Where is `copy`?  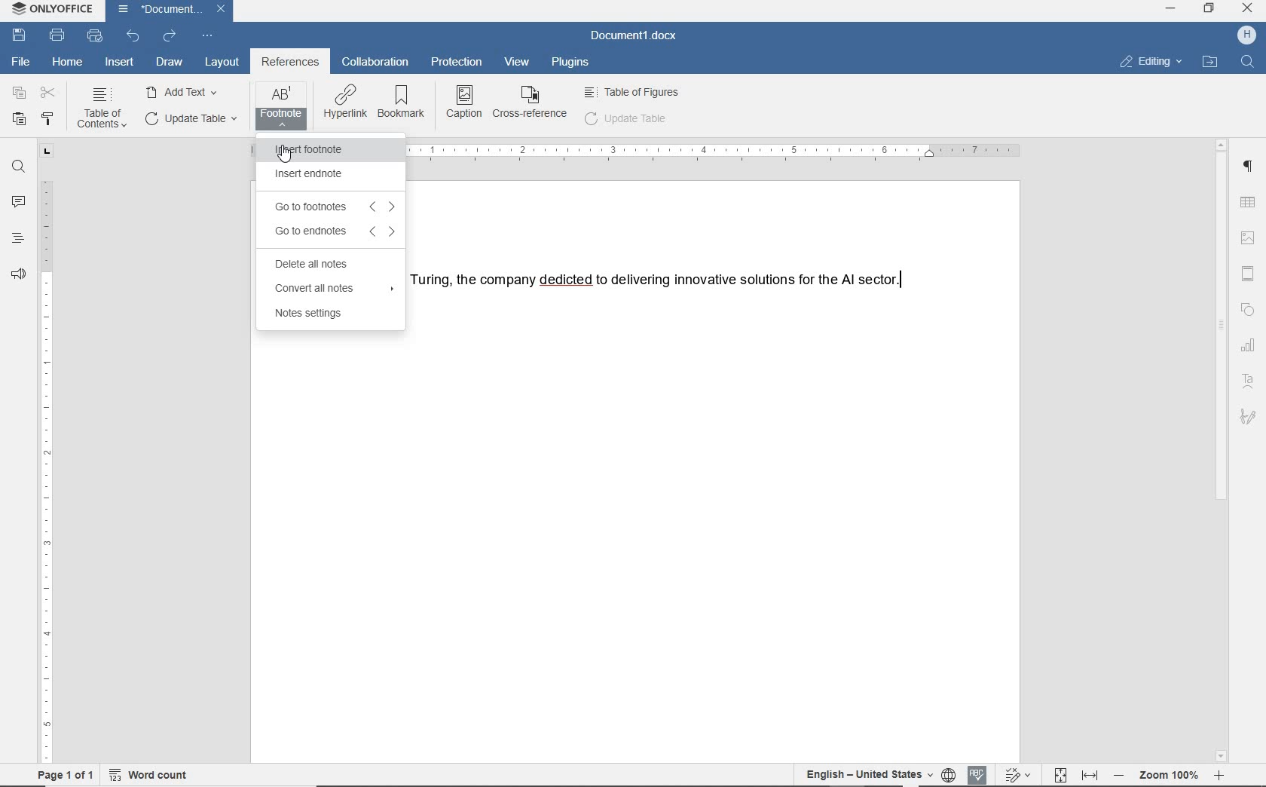
copy is located at coordinates (17, 93).